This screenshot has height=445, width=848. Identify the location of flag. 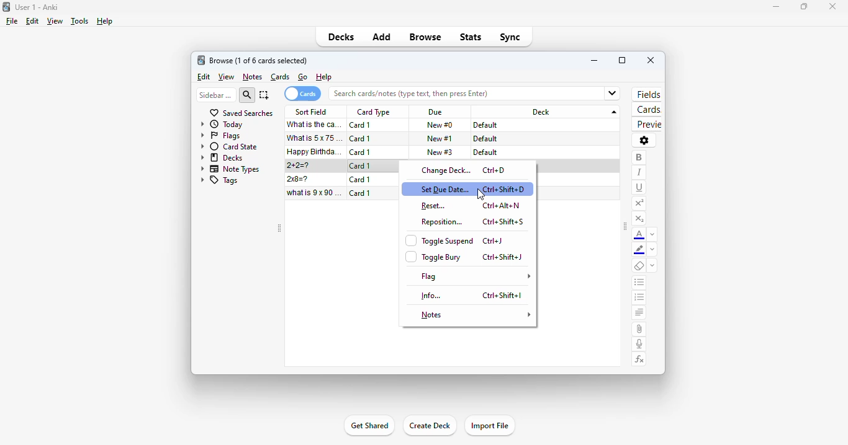
(475, 276).